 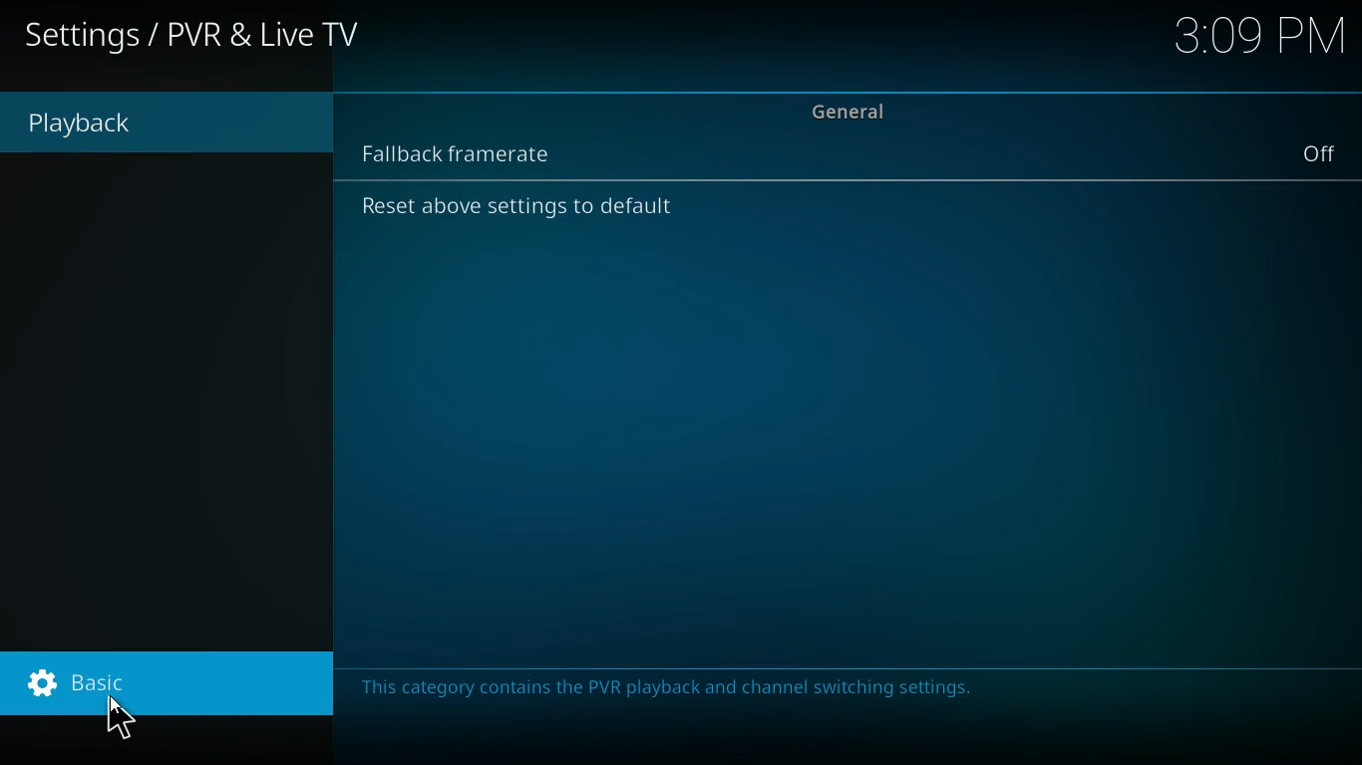 I want to click on settings / pvr & live, so click(x=195, y=38).